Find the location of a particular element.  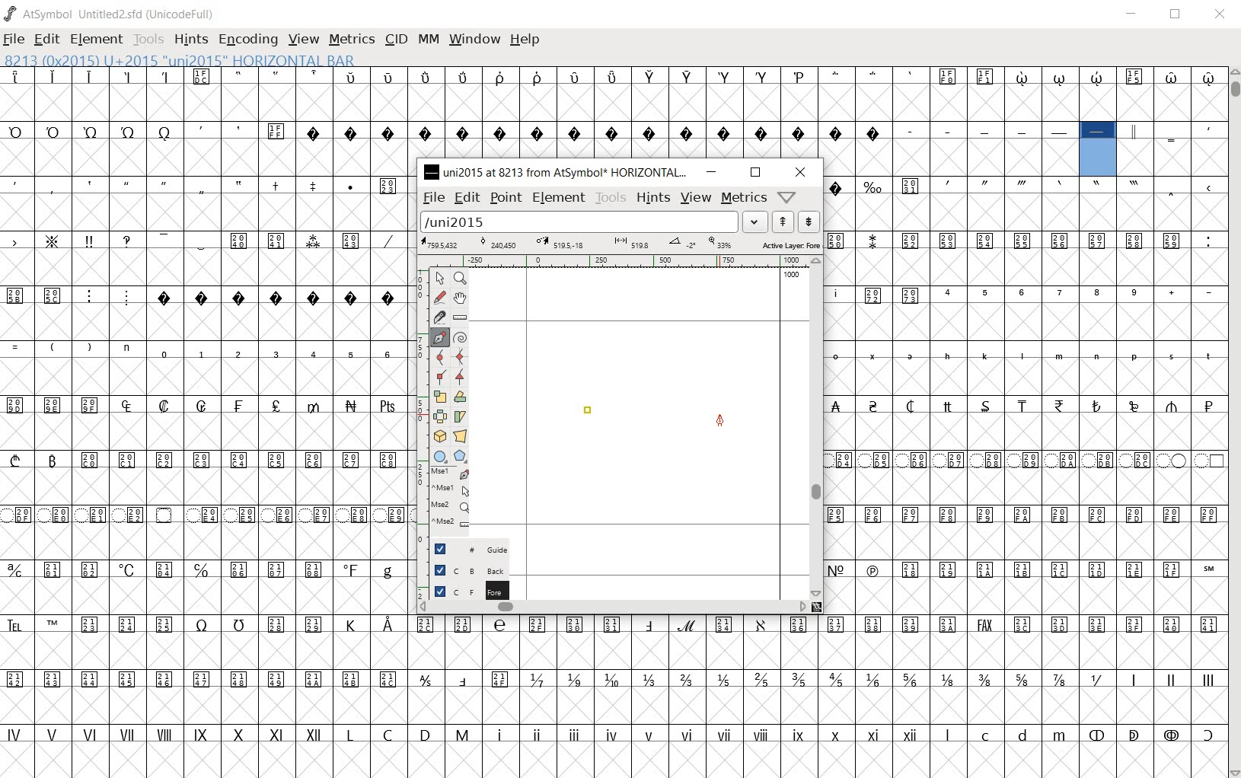

scale the selection is located at coordinates (439, 397).